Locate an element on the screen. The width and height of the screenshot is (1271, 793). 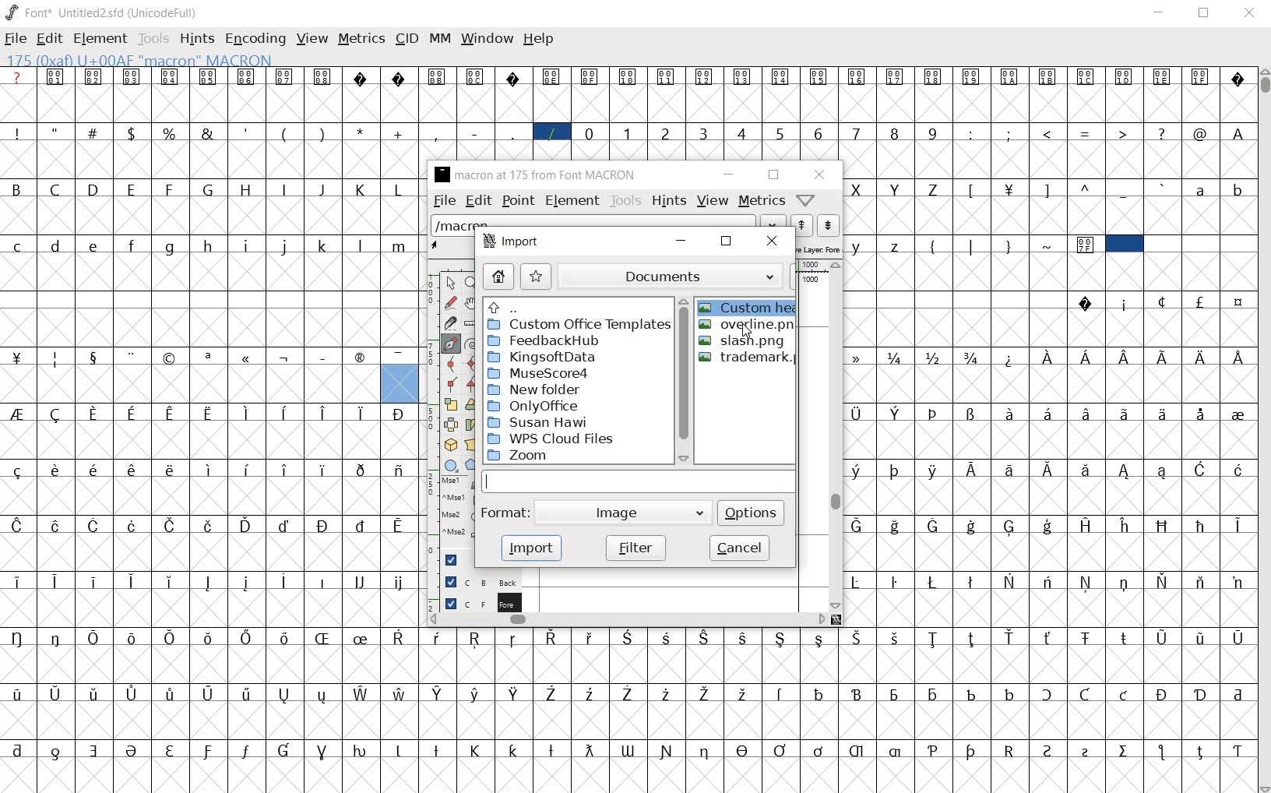
Symbol is located at coordinates (1237, 468).